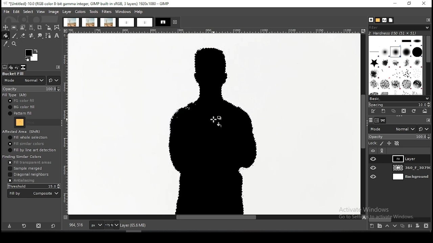 Image resolution: width=433 pixels, height=243 pixels. What do you see at coordinates (139, 11) in the screenshot?
I see `help` at bounding box center [139, 11].